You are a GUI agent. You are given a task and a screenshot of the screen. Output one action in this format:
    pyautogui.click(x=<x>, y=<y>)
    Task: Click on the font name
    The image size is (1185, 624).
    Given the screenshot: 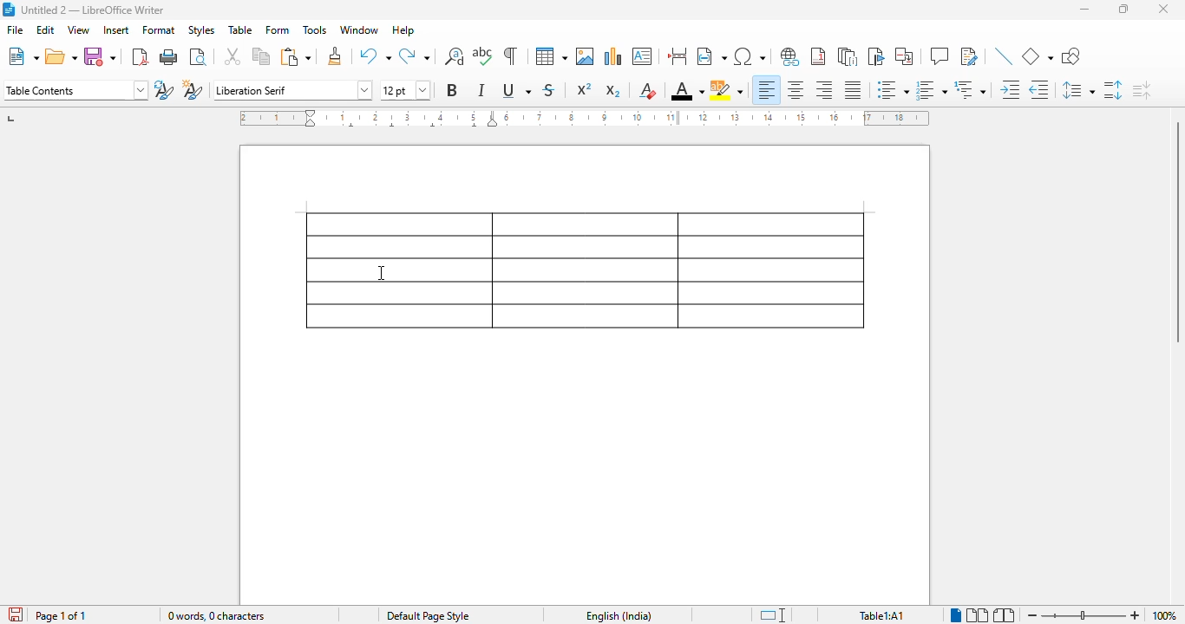 What is the action you would take?
    pyautogui.click(x=292, y=91)
    